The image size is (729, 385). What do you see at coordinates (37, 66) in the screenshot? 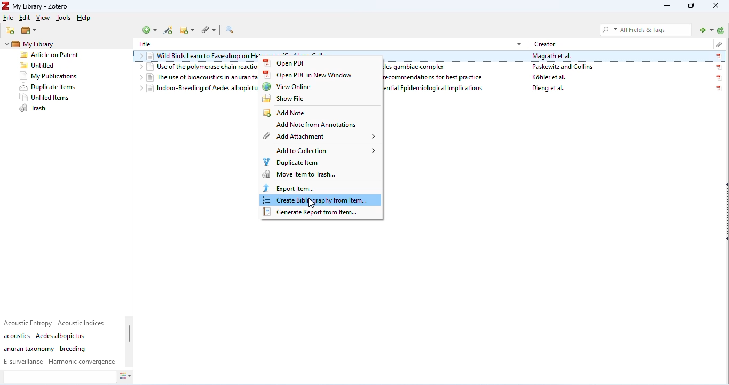
I see `untitled` at bounding box center [37, 66].